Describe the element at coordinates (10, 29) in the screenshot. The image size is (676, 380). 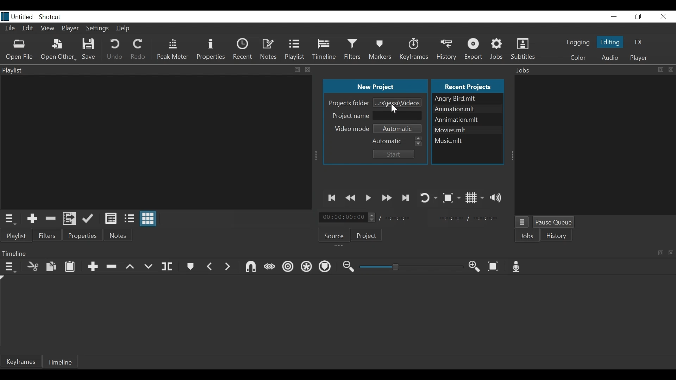
I see `File` at that location.